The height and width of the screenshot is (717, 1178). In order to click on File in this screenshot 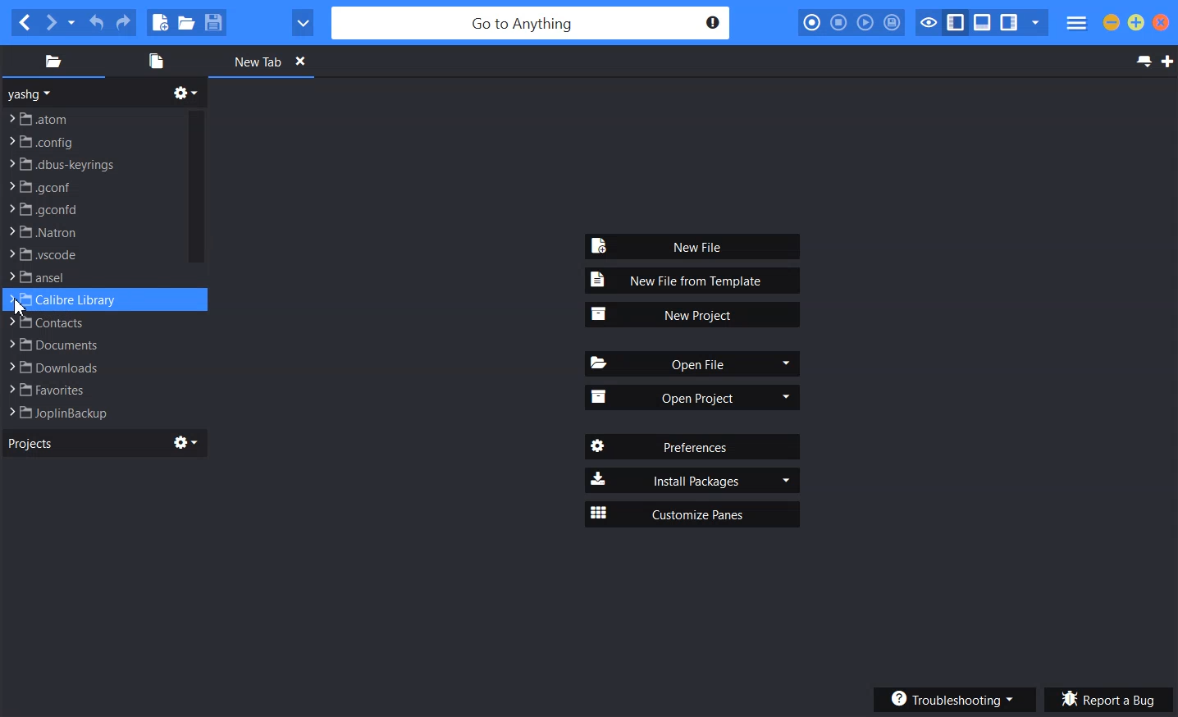, I will do `click(91, 277)`.